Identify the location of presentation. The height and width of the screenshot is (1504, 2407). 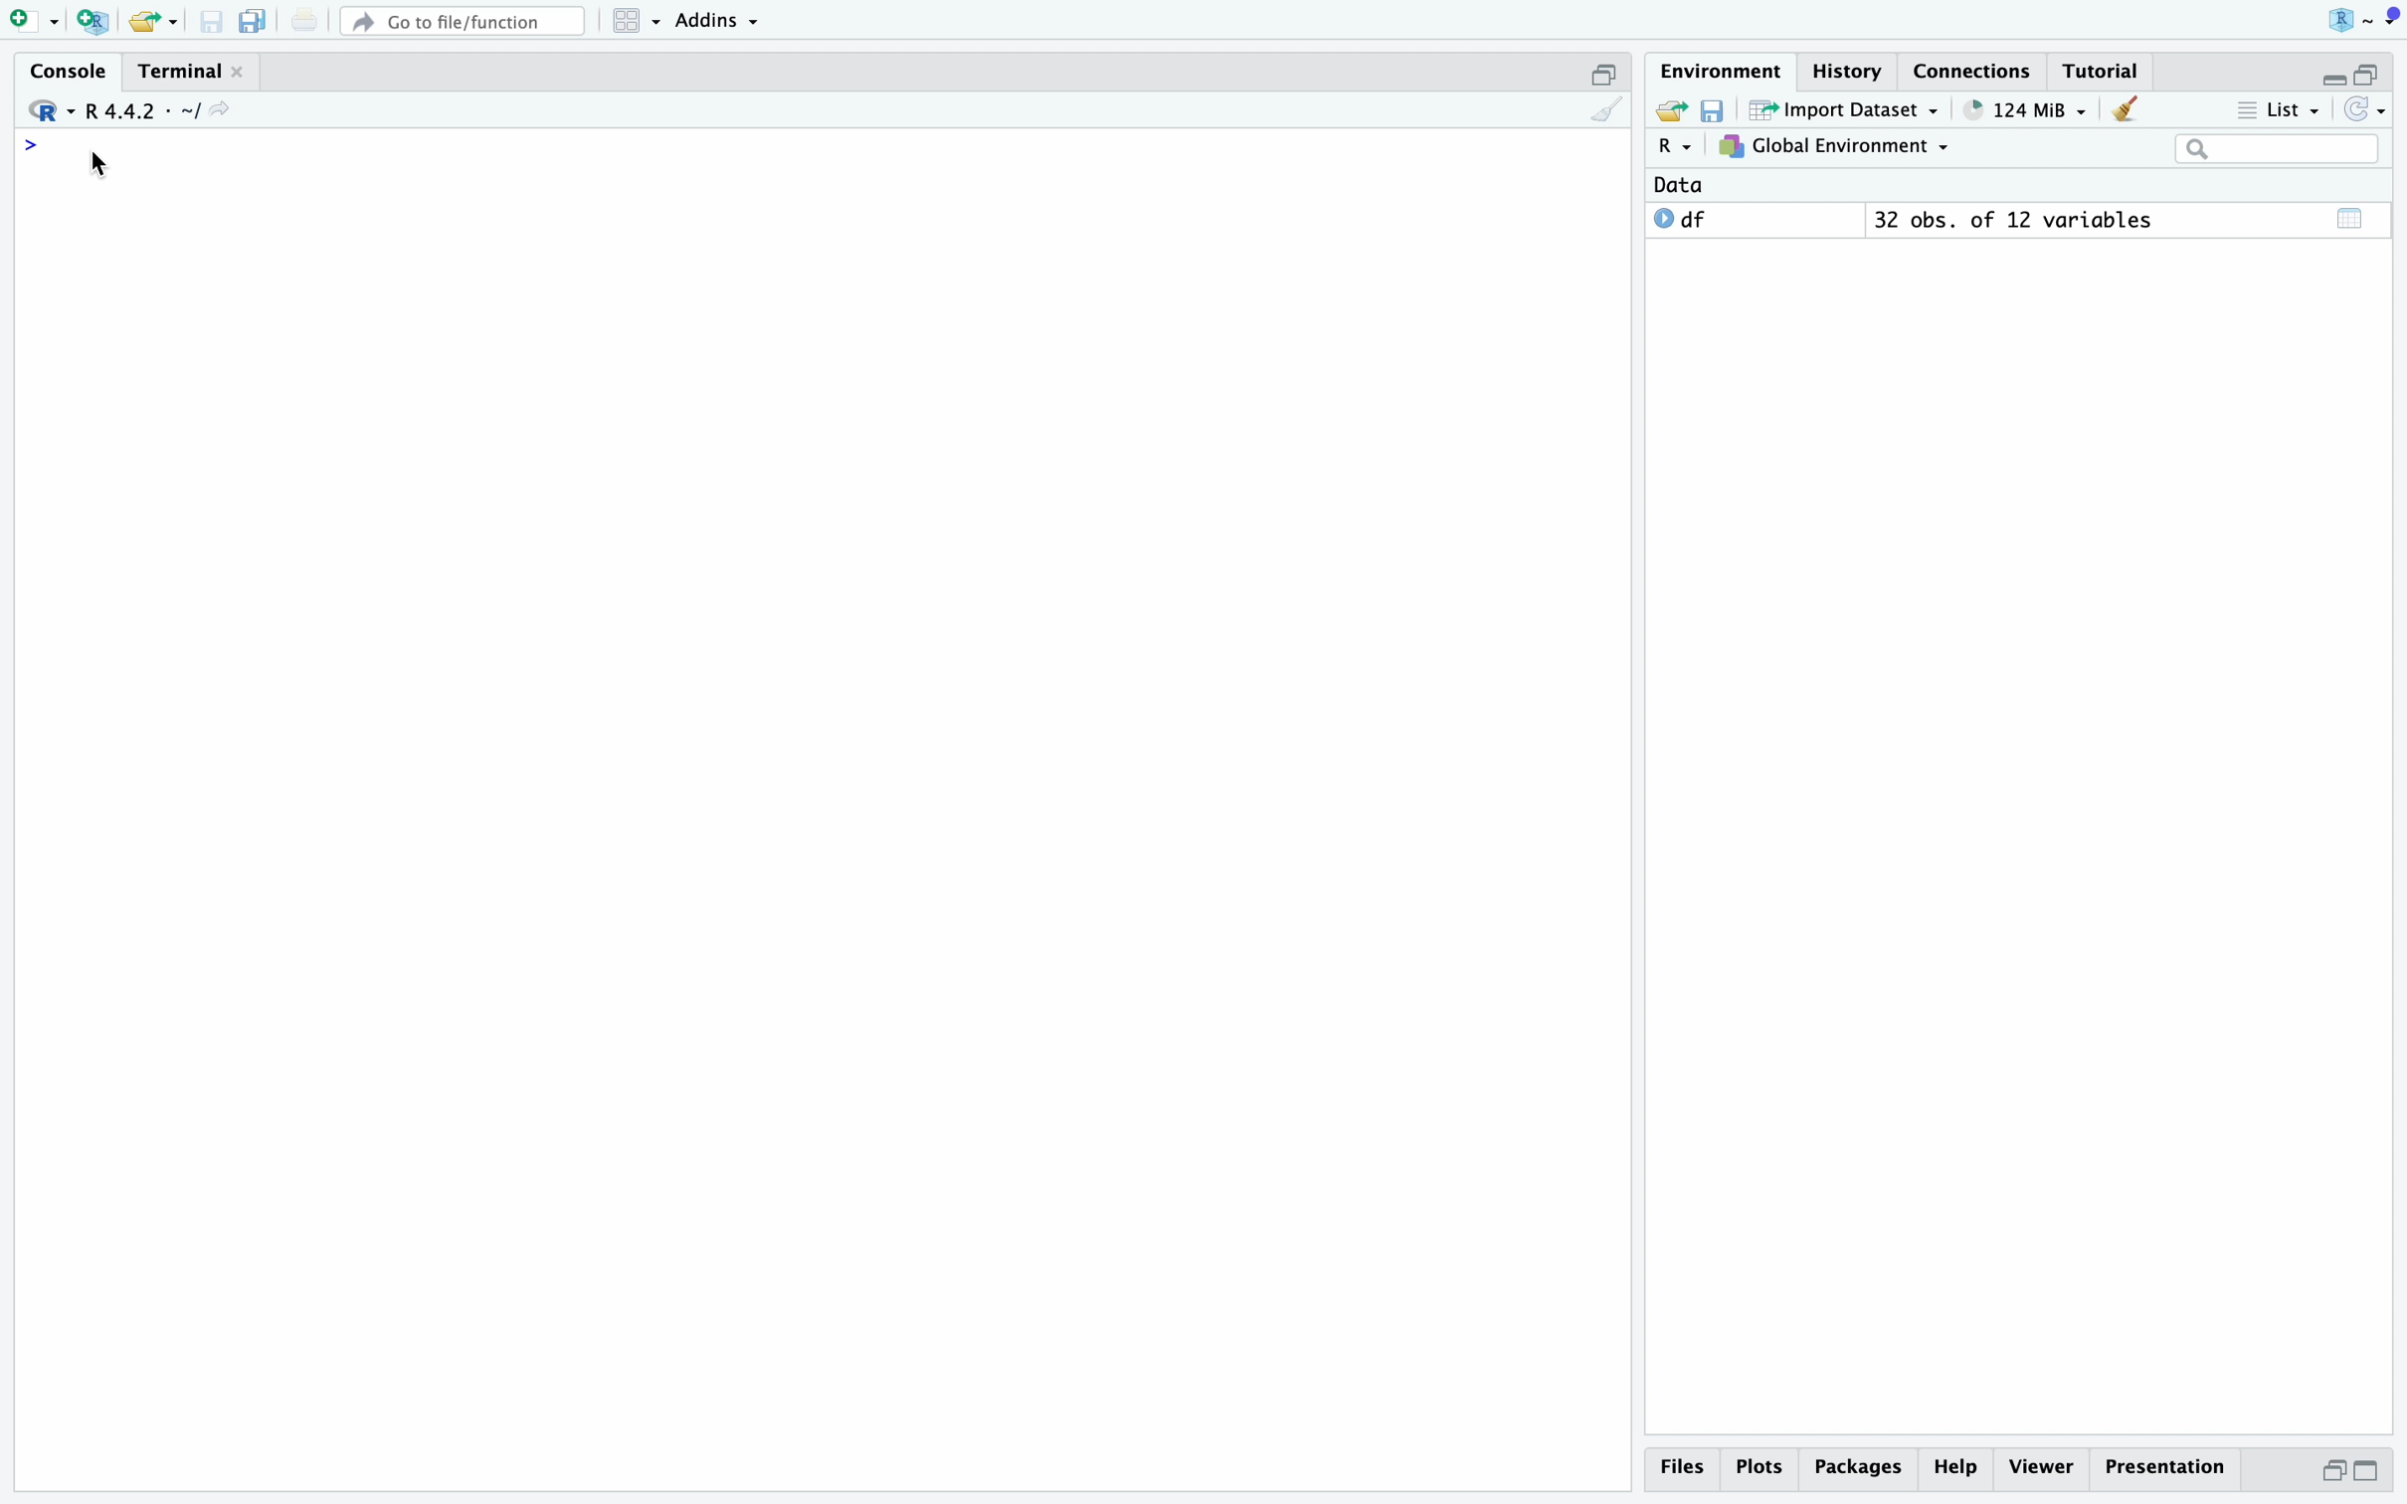
(2165, 1468).